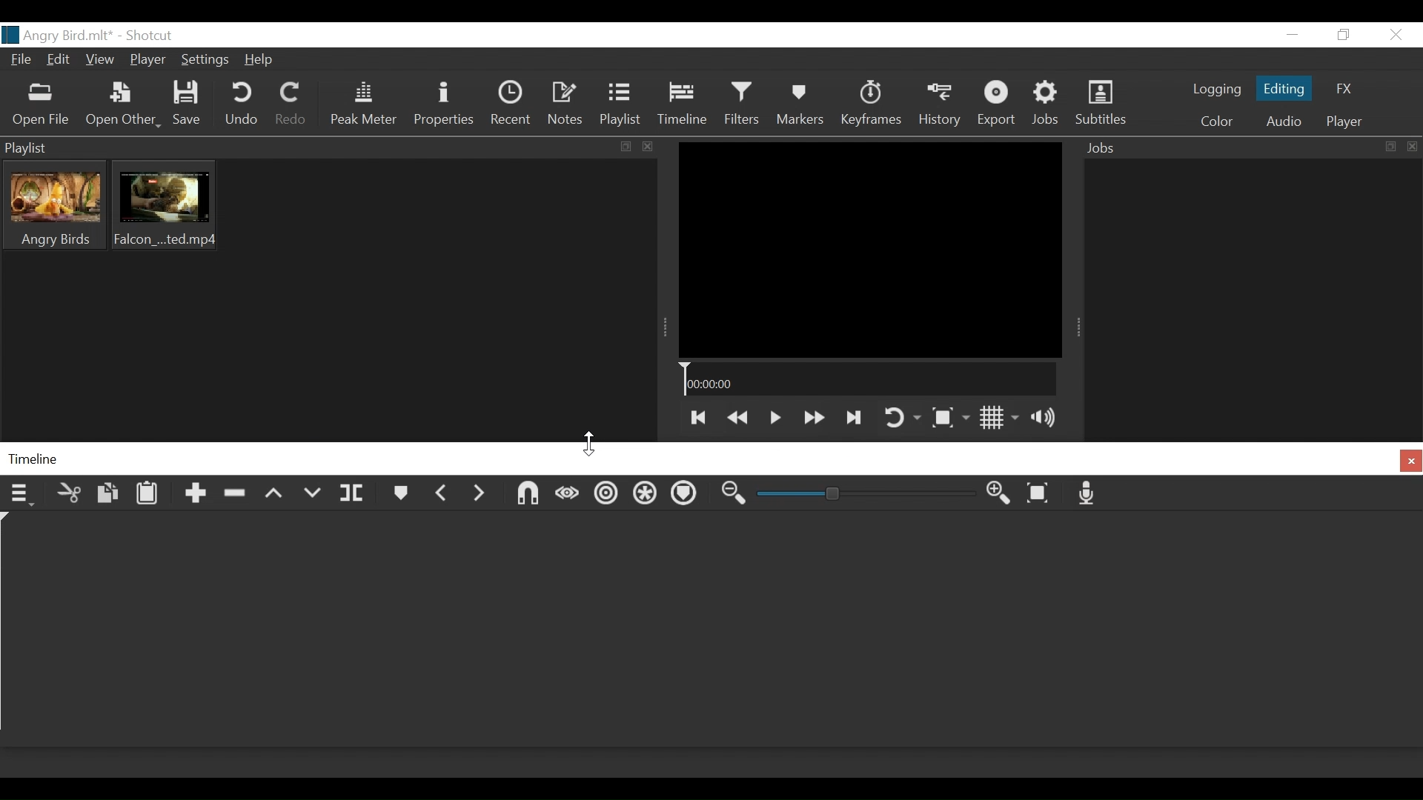  Describe the element at coordinates (234, 498) in the screenshot. I see `Ripple Delete` at that location.